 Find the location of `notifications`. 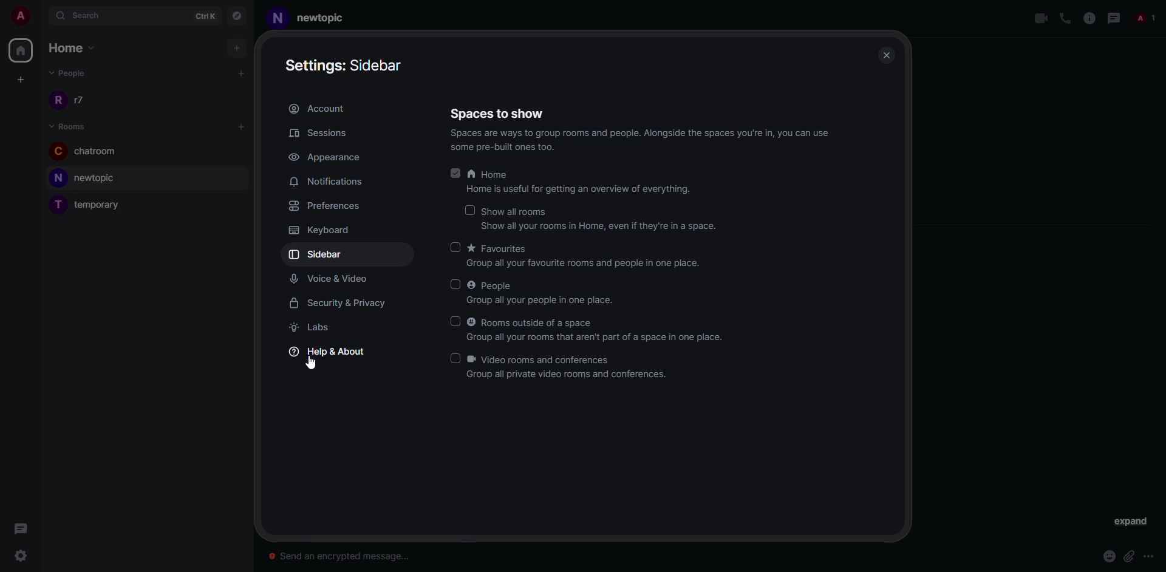

notifications is located at coordinates (330, 181).